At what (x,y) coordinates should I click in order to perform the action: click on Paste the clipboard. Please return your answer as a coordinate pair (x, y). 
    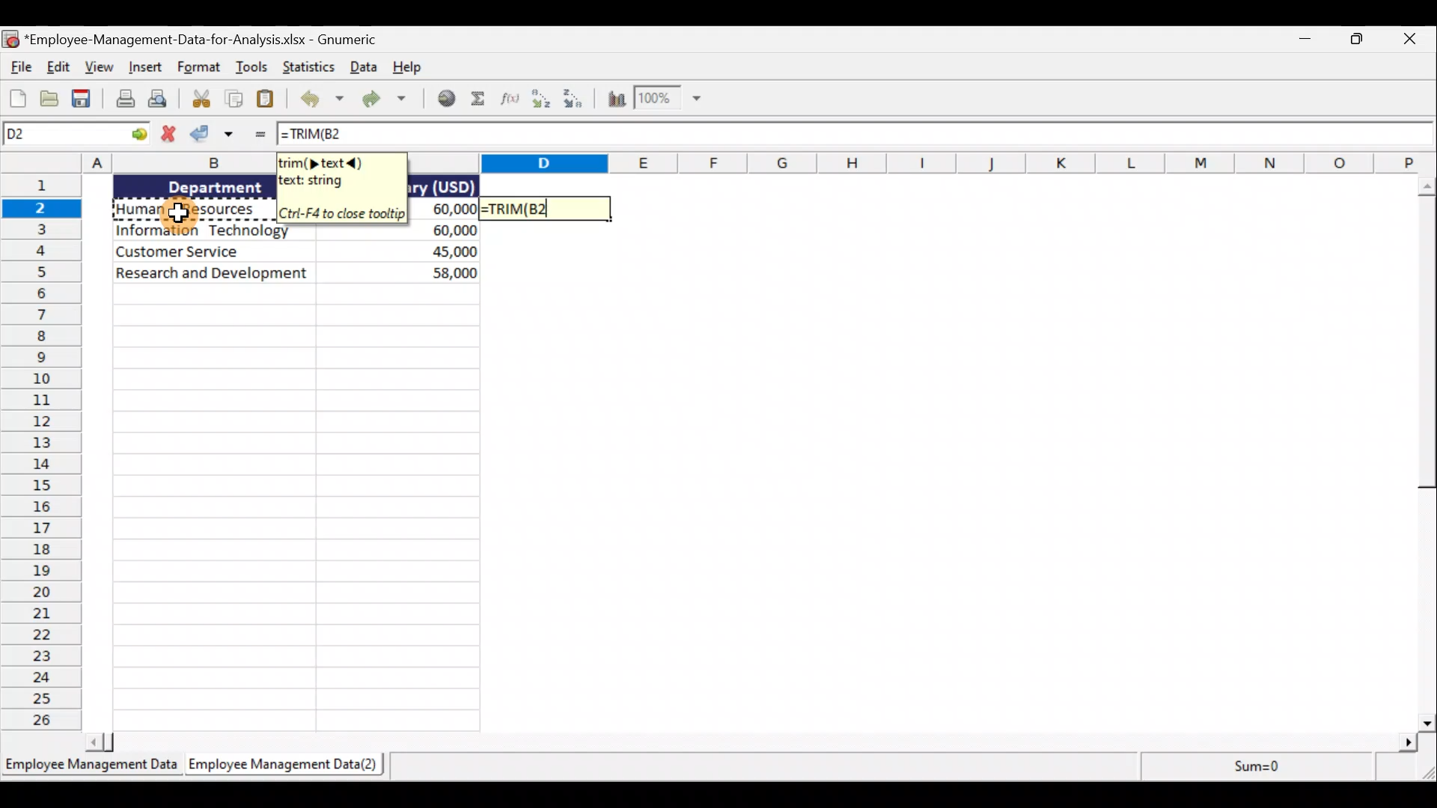
    Looking at the image, I should click on (272, 100).